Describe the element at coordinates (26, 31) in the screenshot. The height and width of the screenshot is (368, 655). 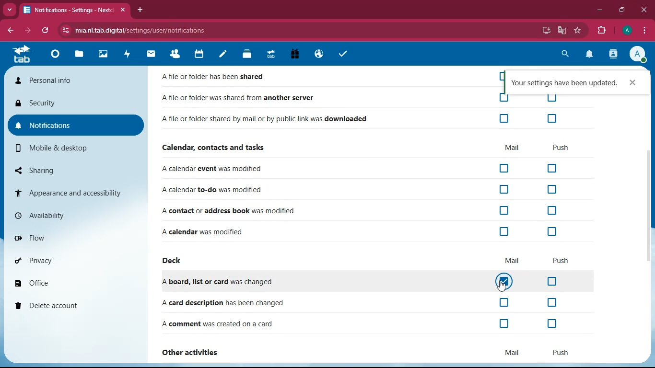
I see `forward` at that location.